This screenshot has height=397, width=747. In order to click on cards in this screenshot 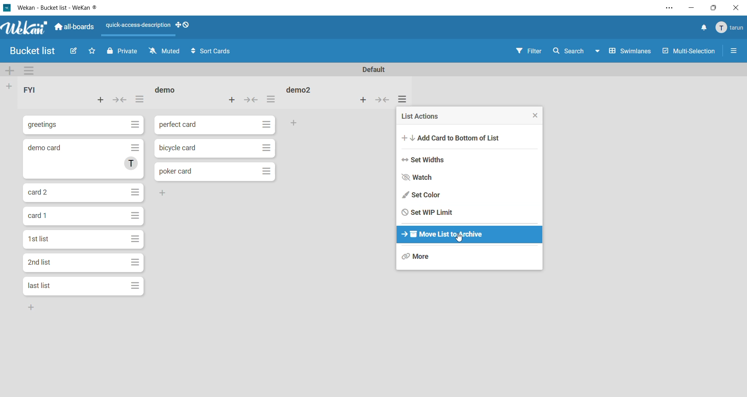, I will do `click(83, 216)`.